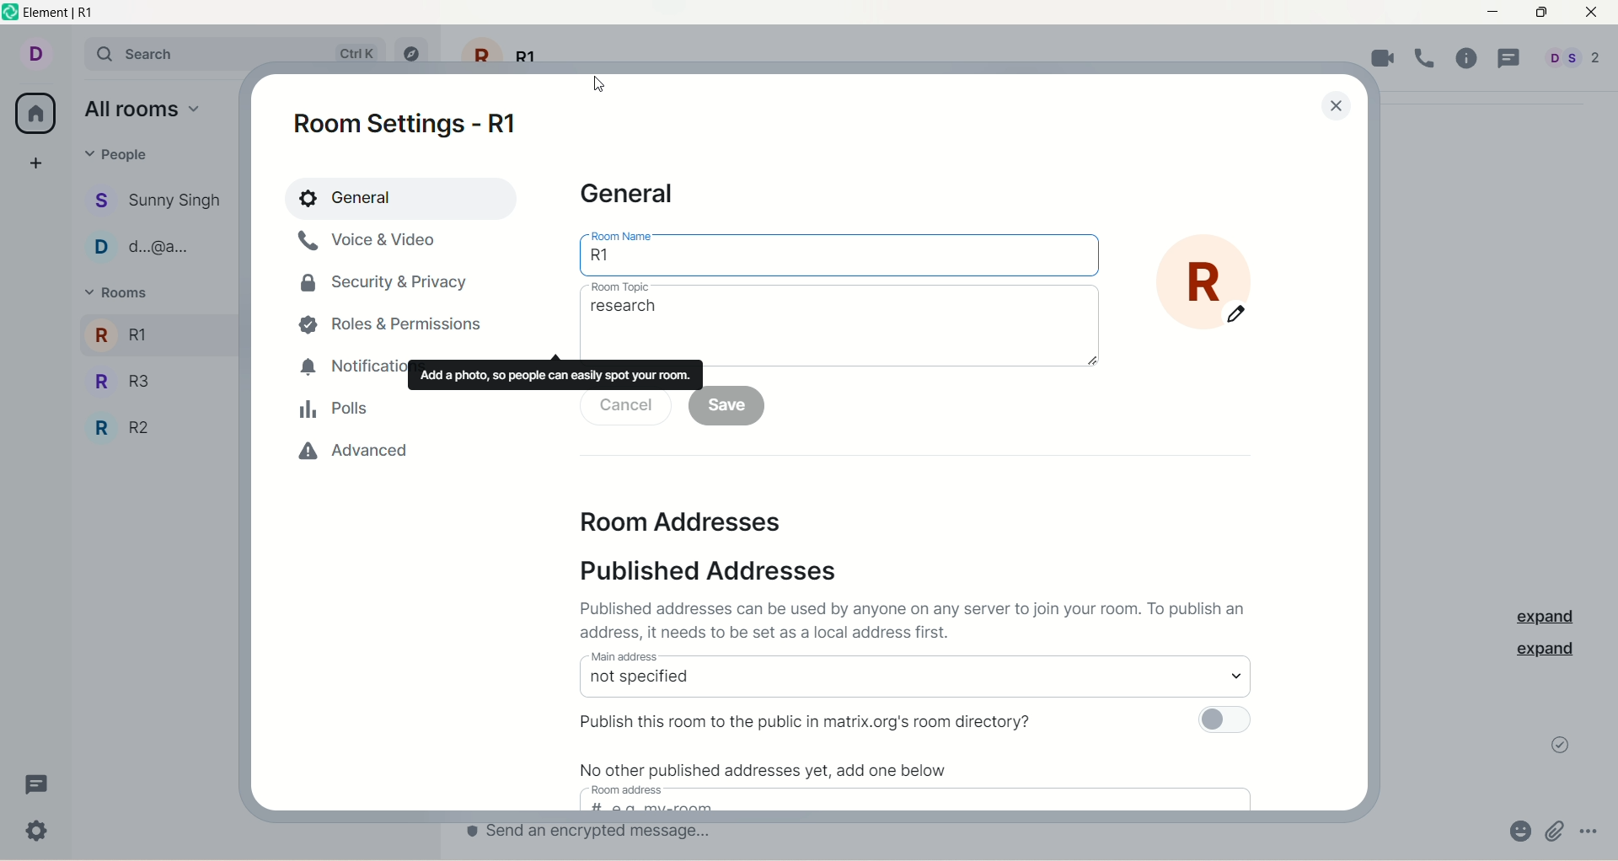 The width and height of the screenshot is (1618, 861). I want to click on account, so click(1571, 61).